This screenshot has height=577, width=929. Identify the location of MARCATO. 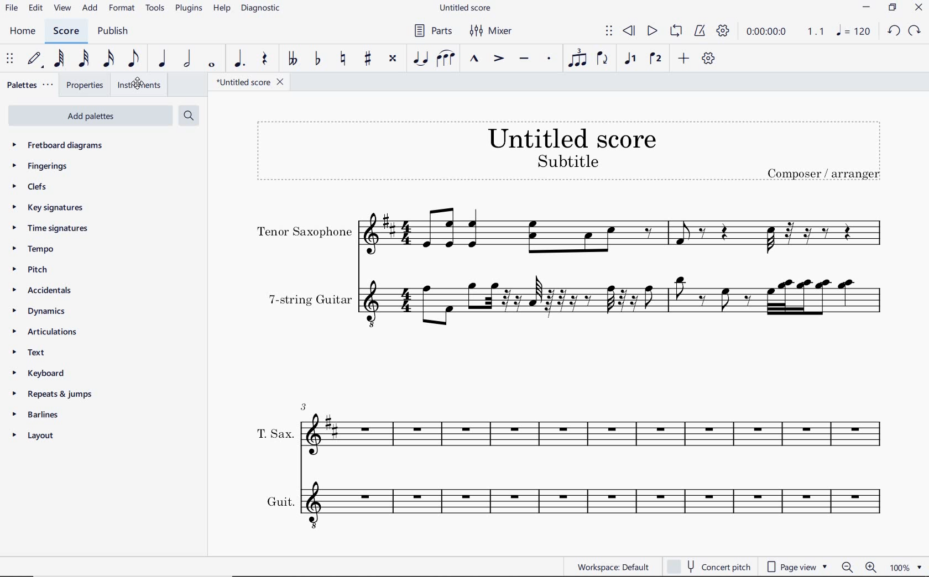
(474, 59).